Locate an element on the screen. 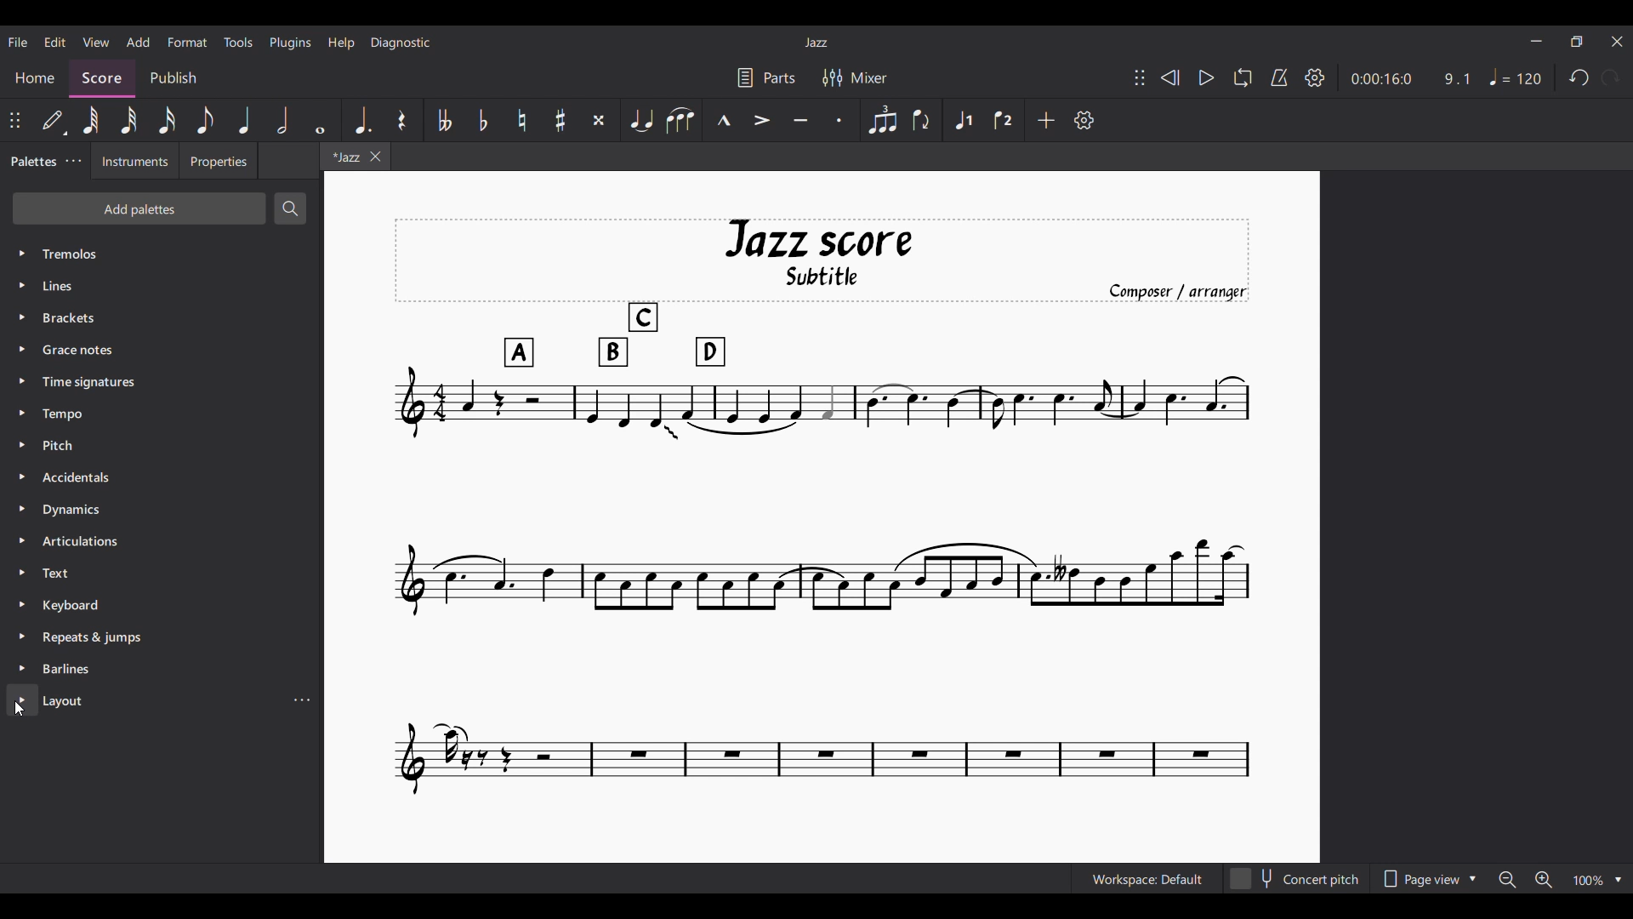 This screenshot has height=919, width=1633. Tempo is located at coordinates (1516, 77).